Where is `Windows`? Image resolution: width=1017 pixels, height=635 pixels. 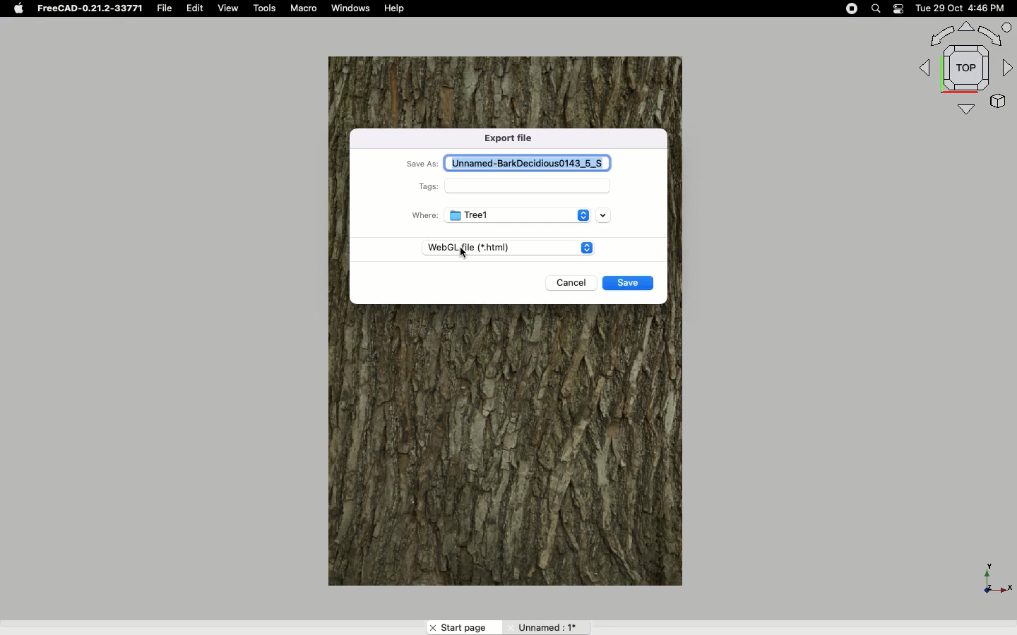
Windows is located at coordinates (355, 9).